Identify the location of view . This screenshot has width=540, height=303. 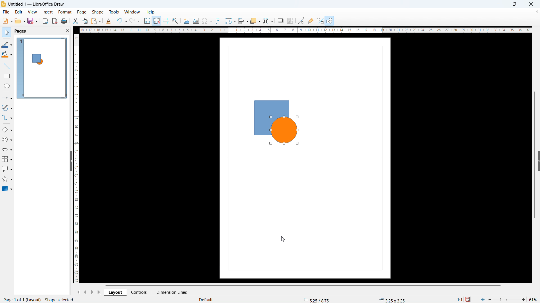
(32, 12).